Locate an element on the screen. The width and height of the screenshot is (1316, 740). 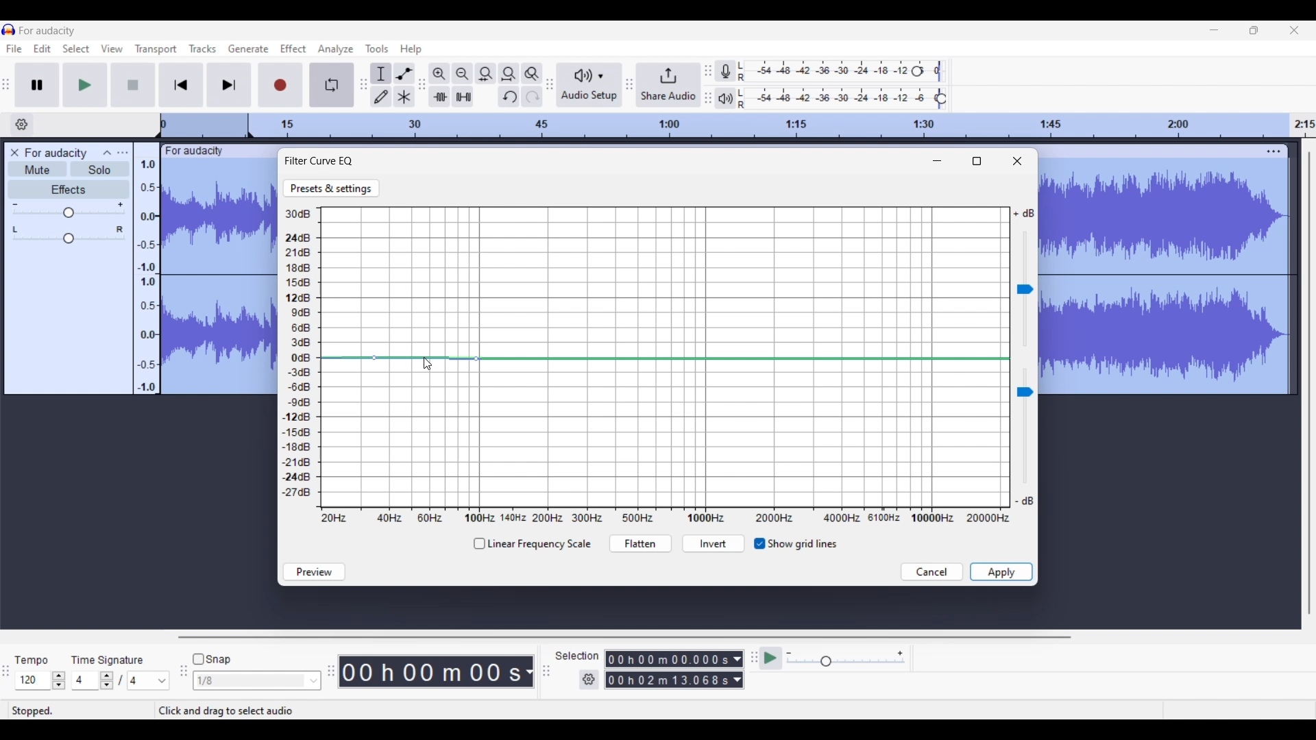
Generate menu is located at coordinates (245, 50).